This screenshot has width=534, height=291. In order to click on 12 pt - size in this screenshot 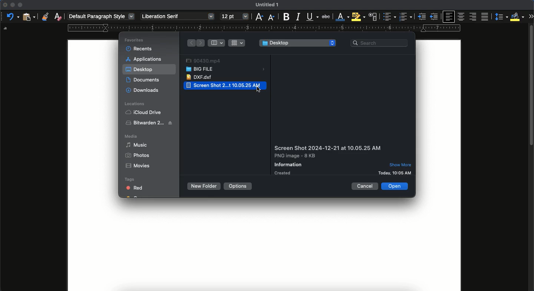, I will do `click(234, 17)`.